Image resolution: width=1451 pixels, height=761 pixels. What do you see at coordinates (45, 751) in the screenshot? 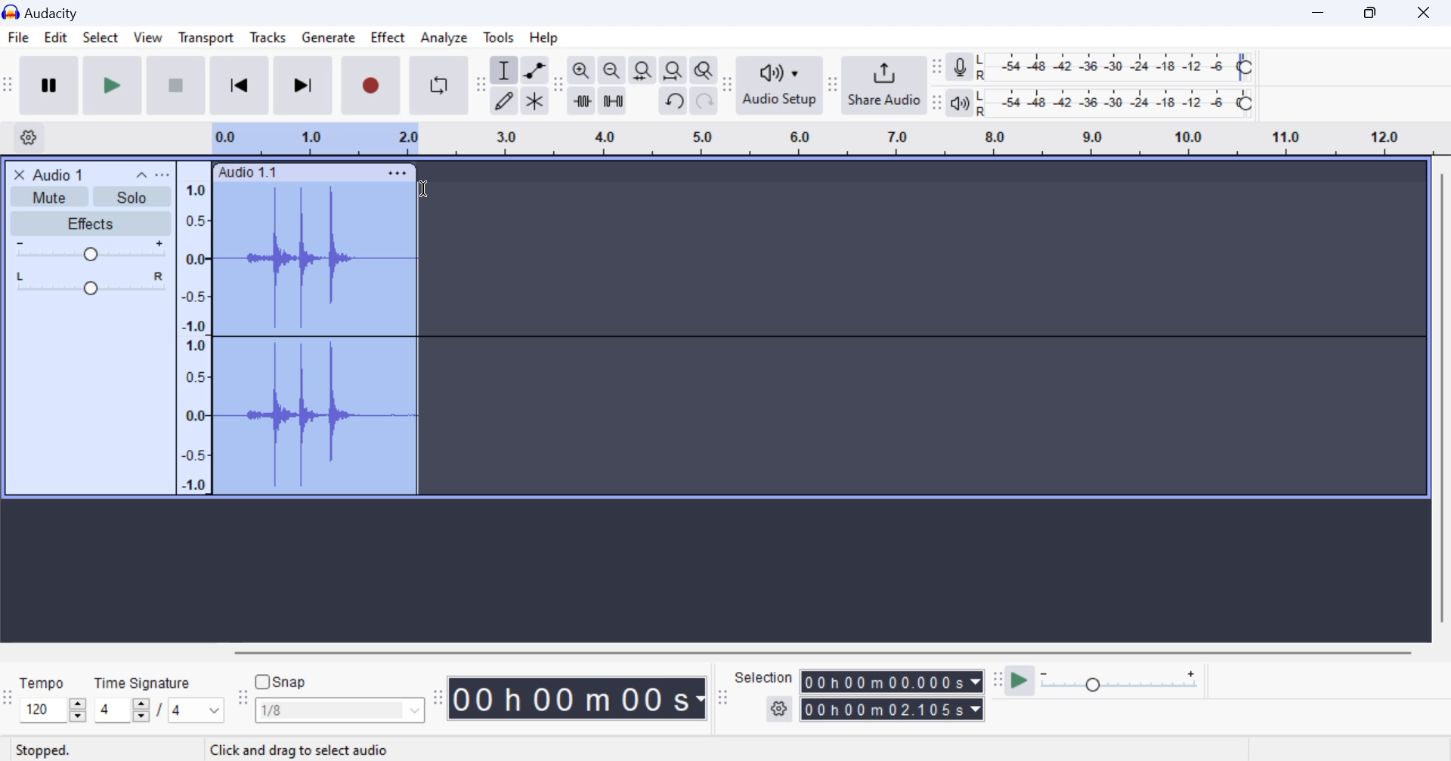
I see `Clip Status` at bounding box center [45, 751].